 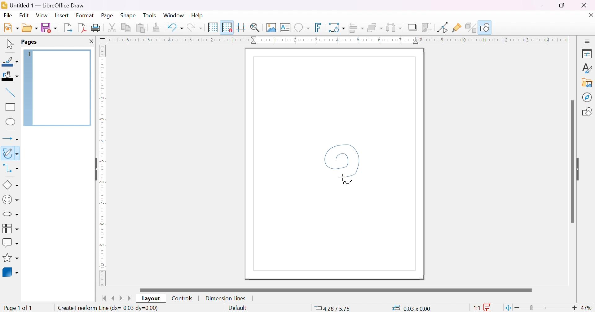 I want to click on ruler, so click(x=102, y=106).